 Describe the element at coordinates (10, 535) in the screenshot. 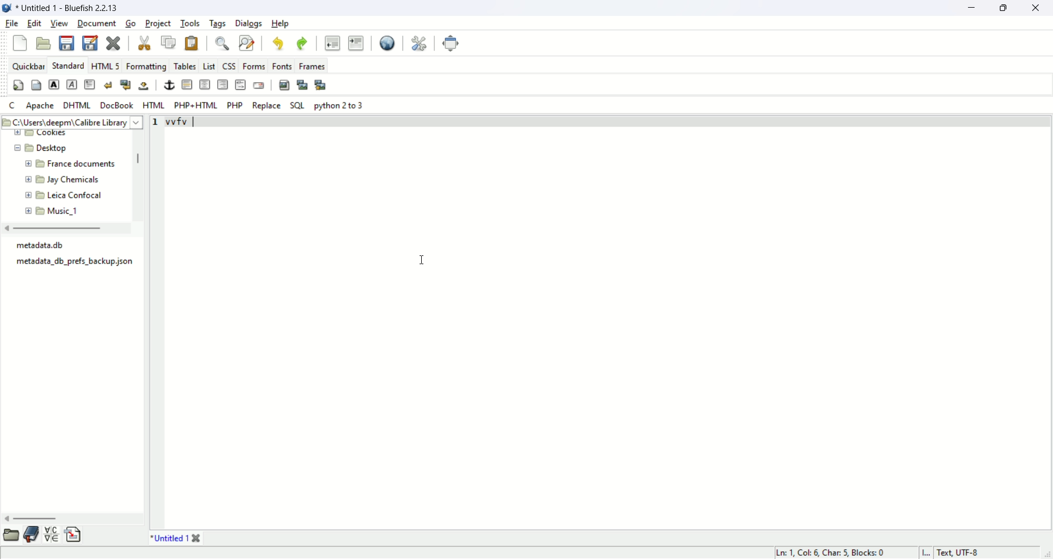

I see `file browser` at that location.